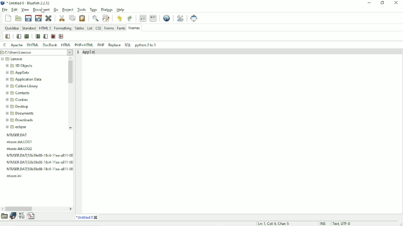 This screenshot has width=403, height=226. I want to click on INS, so click(322, 223).